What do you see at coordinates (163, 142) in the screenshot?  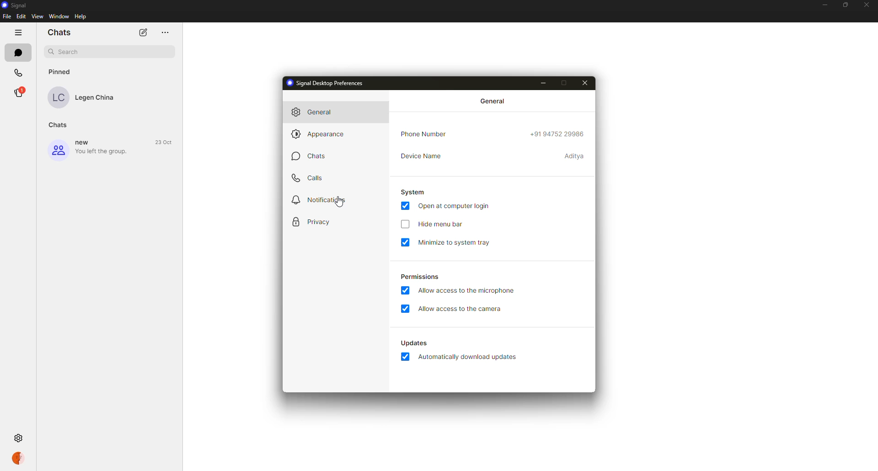 I see `23 Oct` at bounding box center [163, 142].